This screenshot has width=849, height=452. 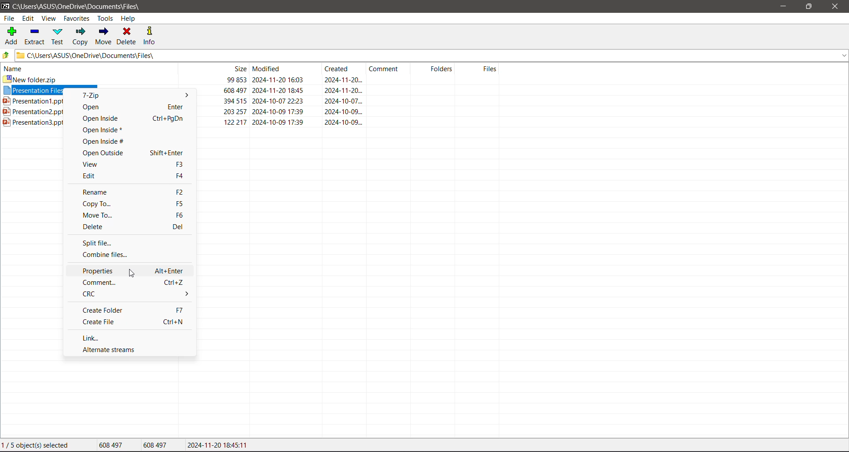 What do you see at coordinates (105, 130) in the screenshot?
I see `Open Inside*` at bounding box center [105, 130].